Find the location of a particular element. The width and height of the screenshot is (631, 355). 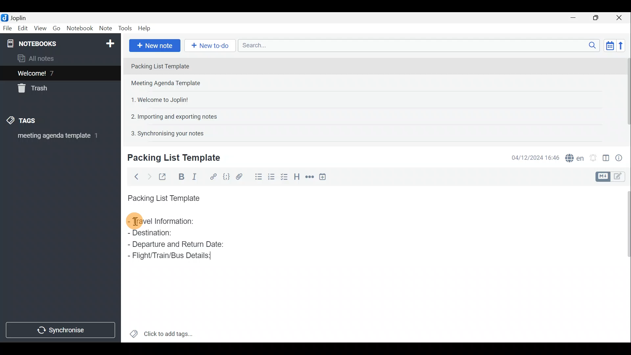

Edit is located at coordinates (21, 29).